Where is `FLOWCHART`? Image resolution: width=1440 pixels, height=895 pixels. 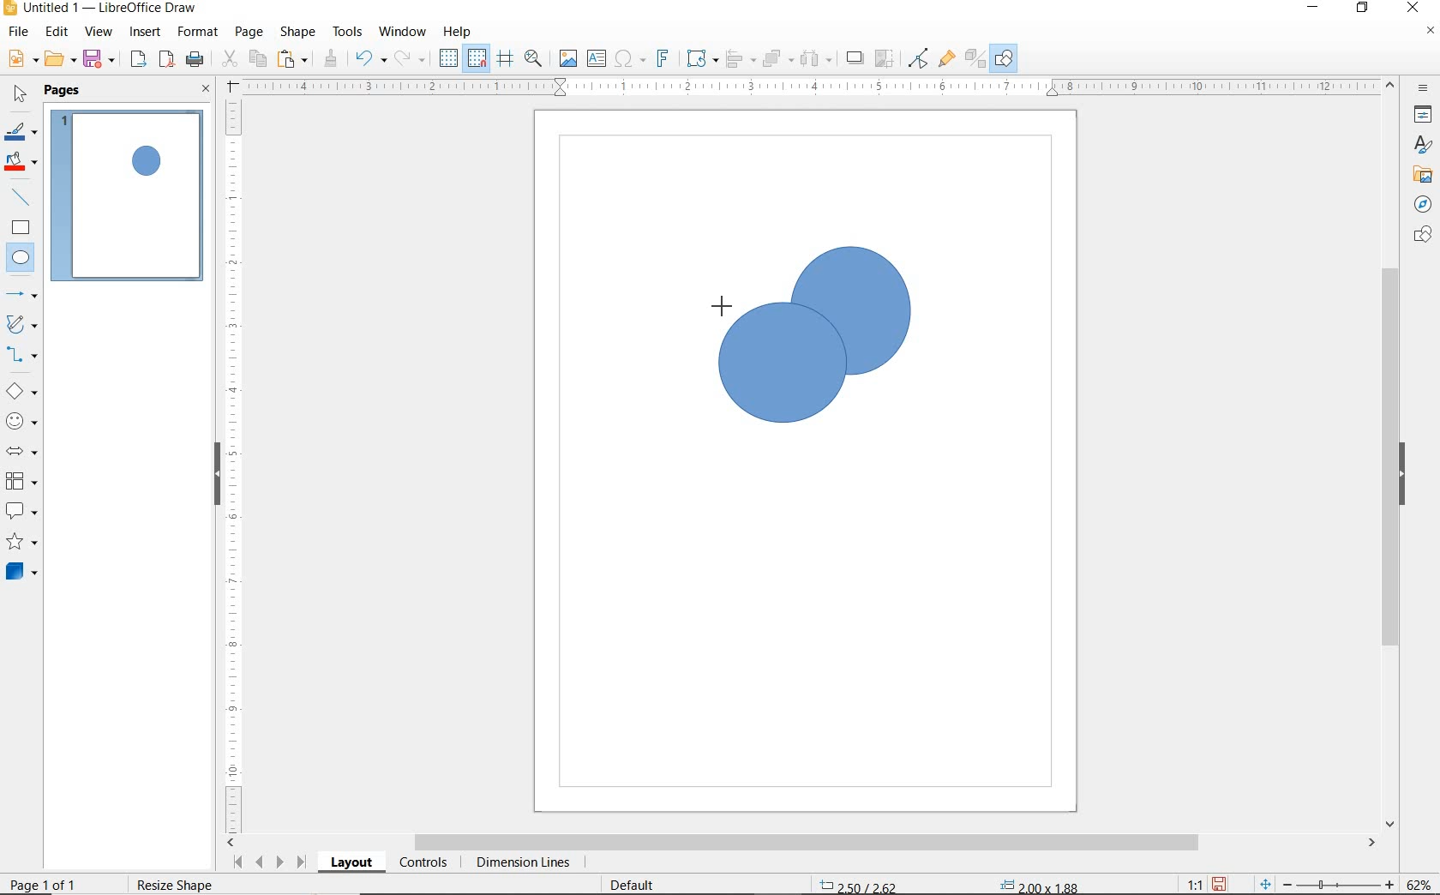
FLOWCHART is located at coordinates (21, 482).